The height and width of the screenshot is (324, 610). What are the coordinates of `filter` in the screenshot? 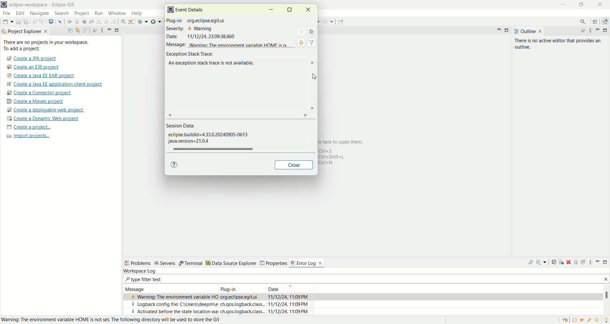 It's located at (576, 262).